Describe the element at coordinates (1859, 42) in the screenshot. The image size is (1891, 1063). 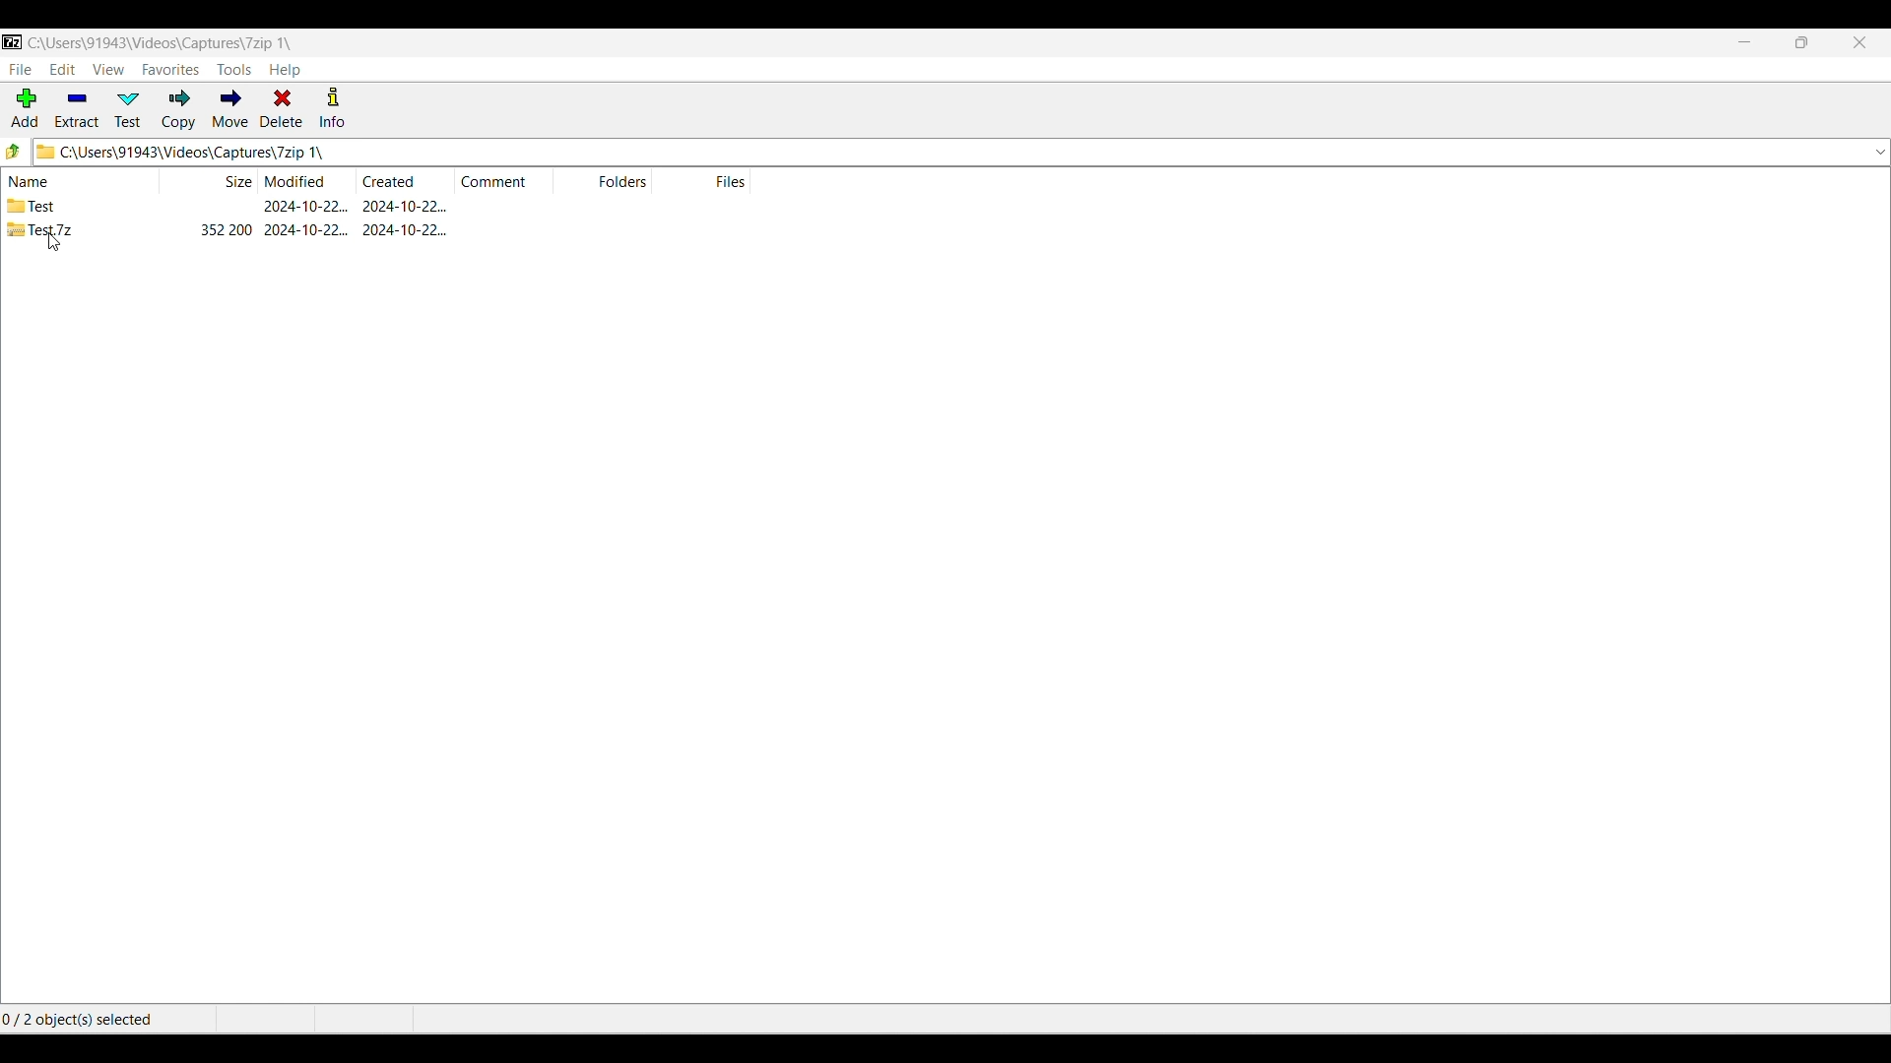
I see `Close interface` at that location.